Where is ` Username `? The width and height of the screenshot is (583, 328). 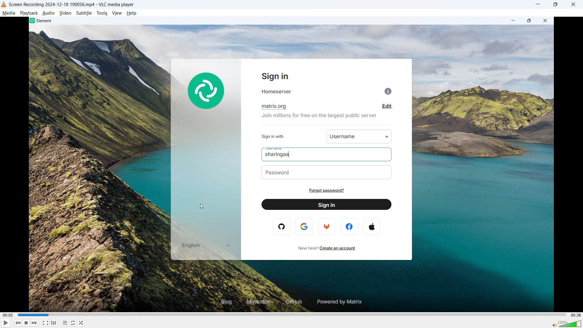
 Username  is located at coordinates (273, 148).